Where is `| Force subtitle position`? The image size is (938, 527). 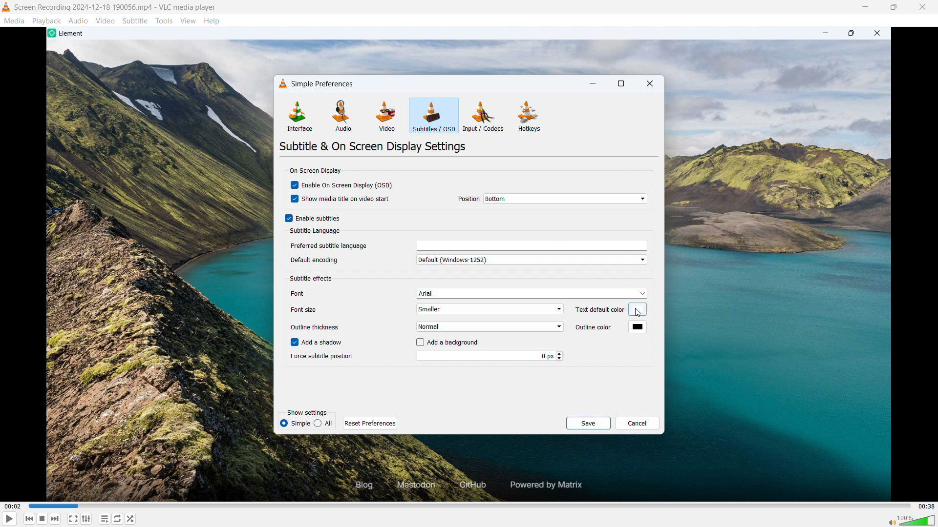 | Force subtitle position is located at coordinates (335, 356).